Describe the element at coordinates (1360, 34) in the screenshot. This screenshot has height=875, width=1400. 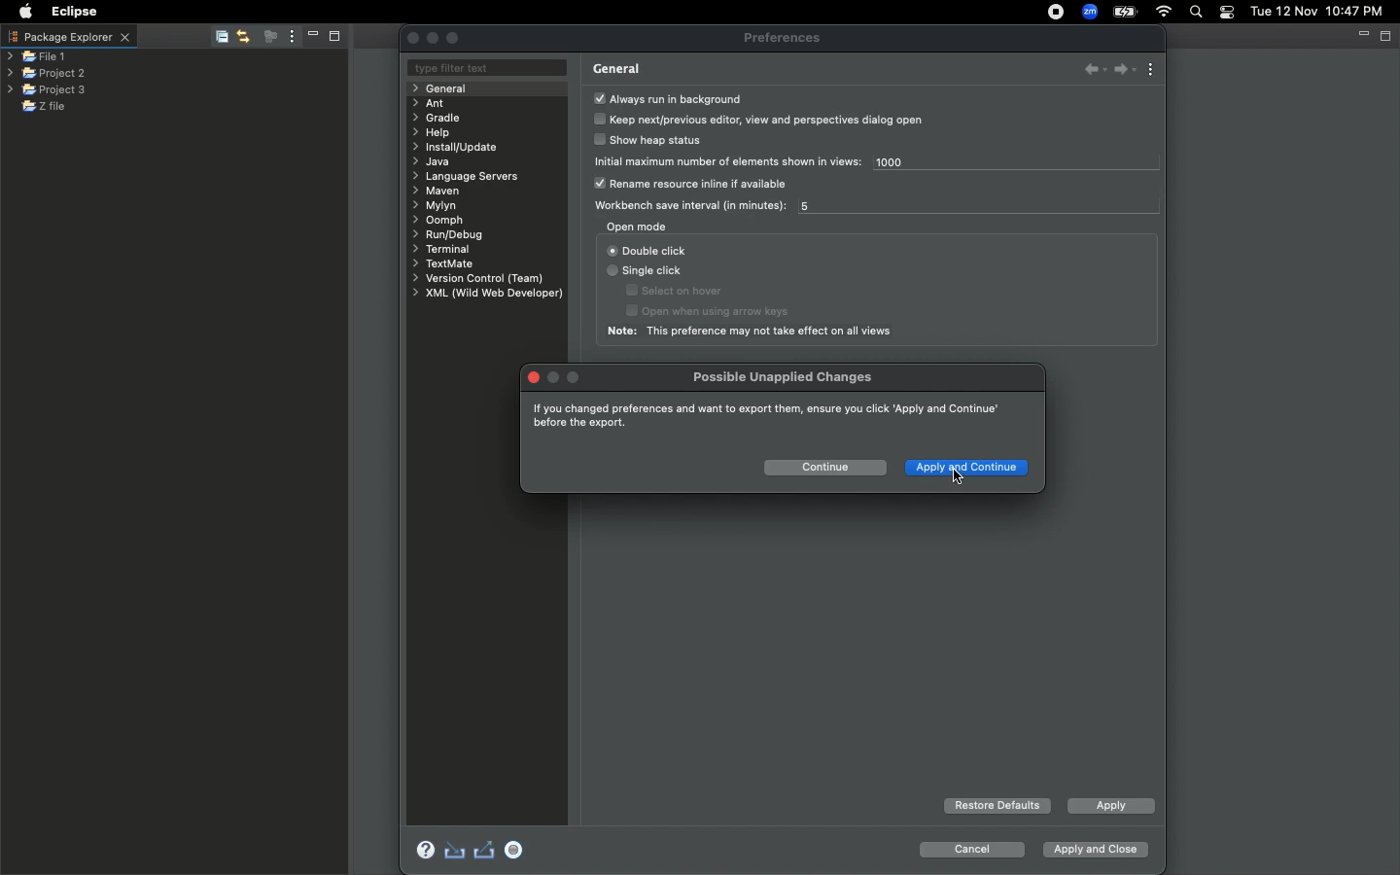
I see `Minimize` at that location.